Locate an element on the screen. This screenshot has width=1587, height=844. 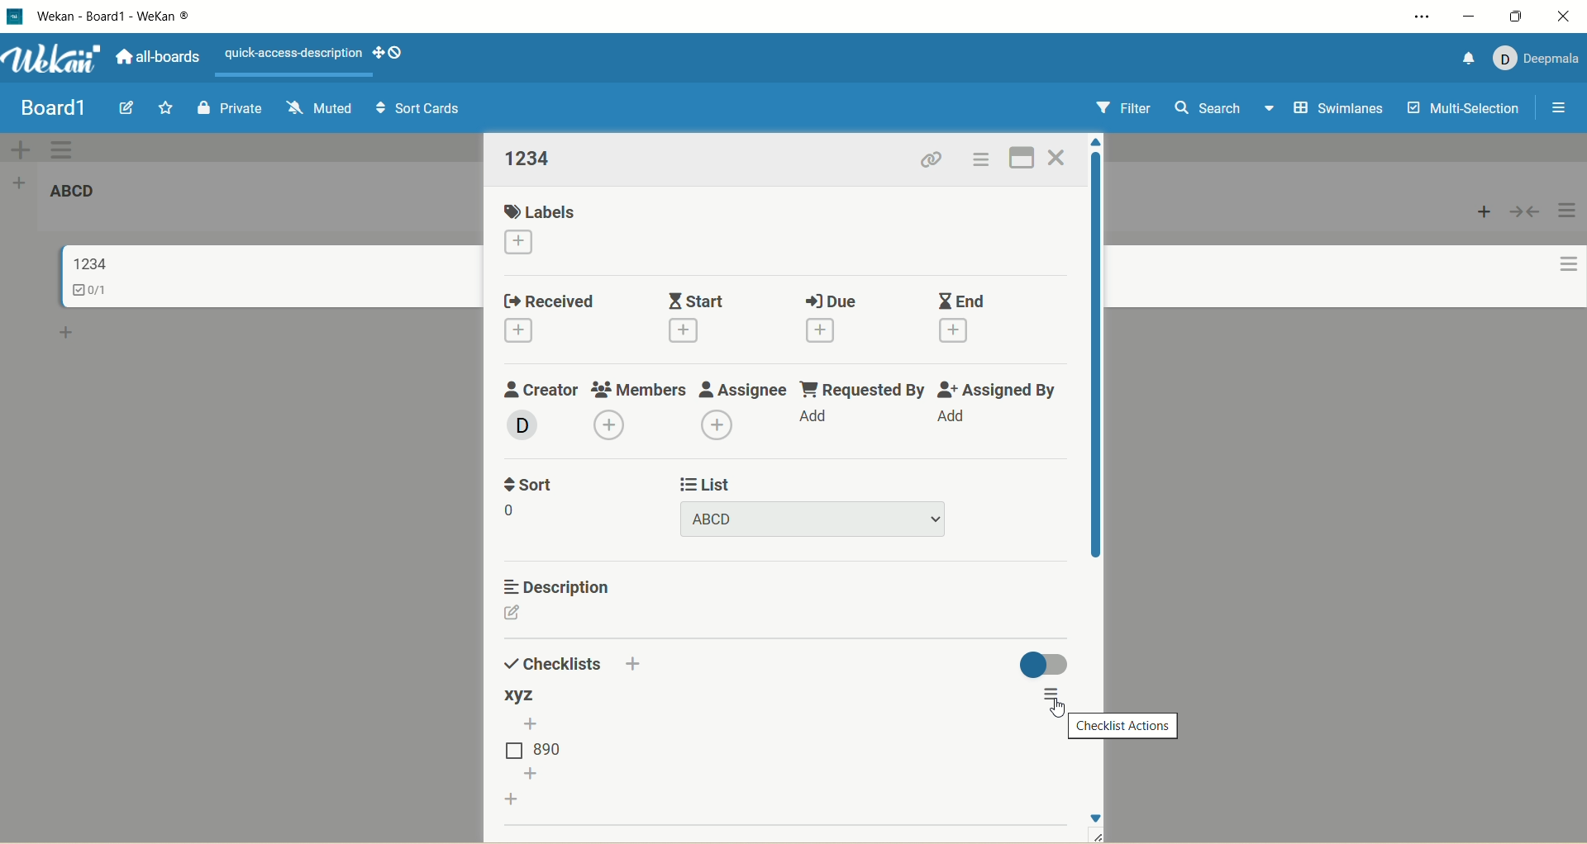
title is located at coordinates (88, 263).